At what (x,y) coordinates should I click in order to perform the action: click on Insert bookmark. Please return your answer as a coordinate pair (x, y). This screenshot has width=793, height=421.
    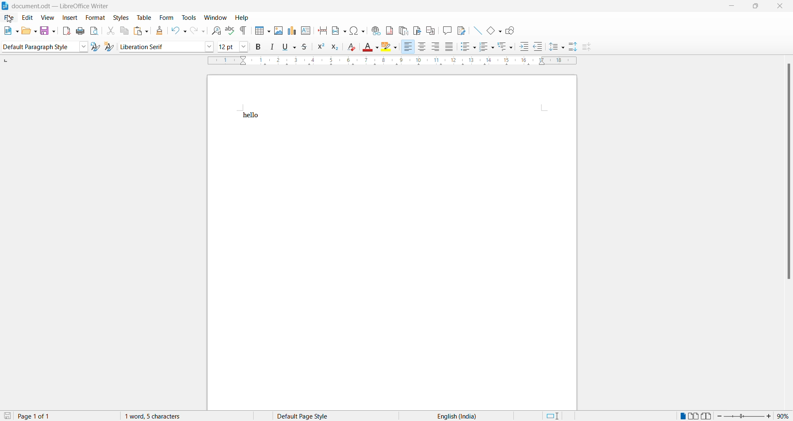
    Looking at the image, I should click on (417, 31).